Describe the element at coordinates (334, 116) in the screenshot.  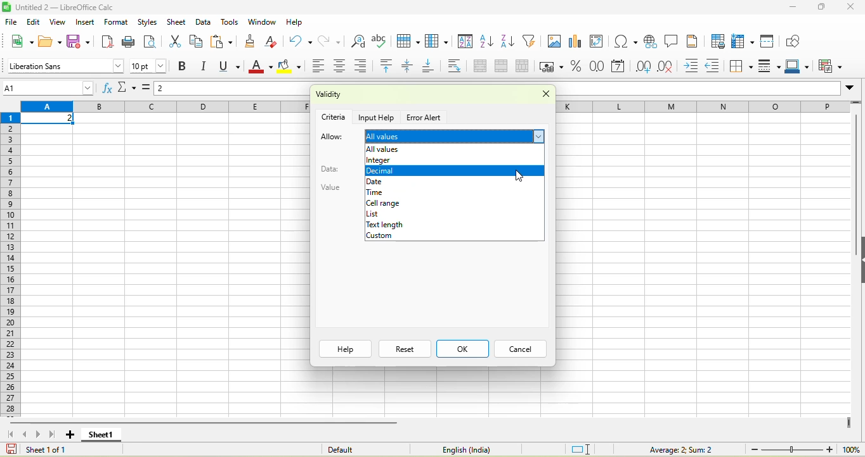
I see `criteria` at that location.